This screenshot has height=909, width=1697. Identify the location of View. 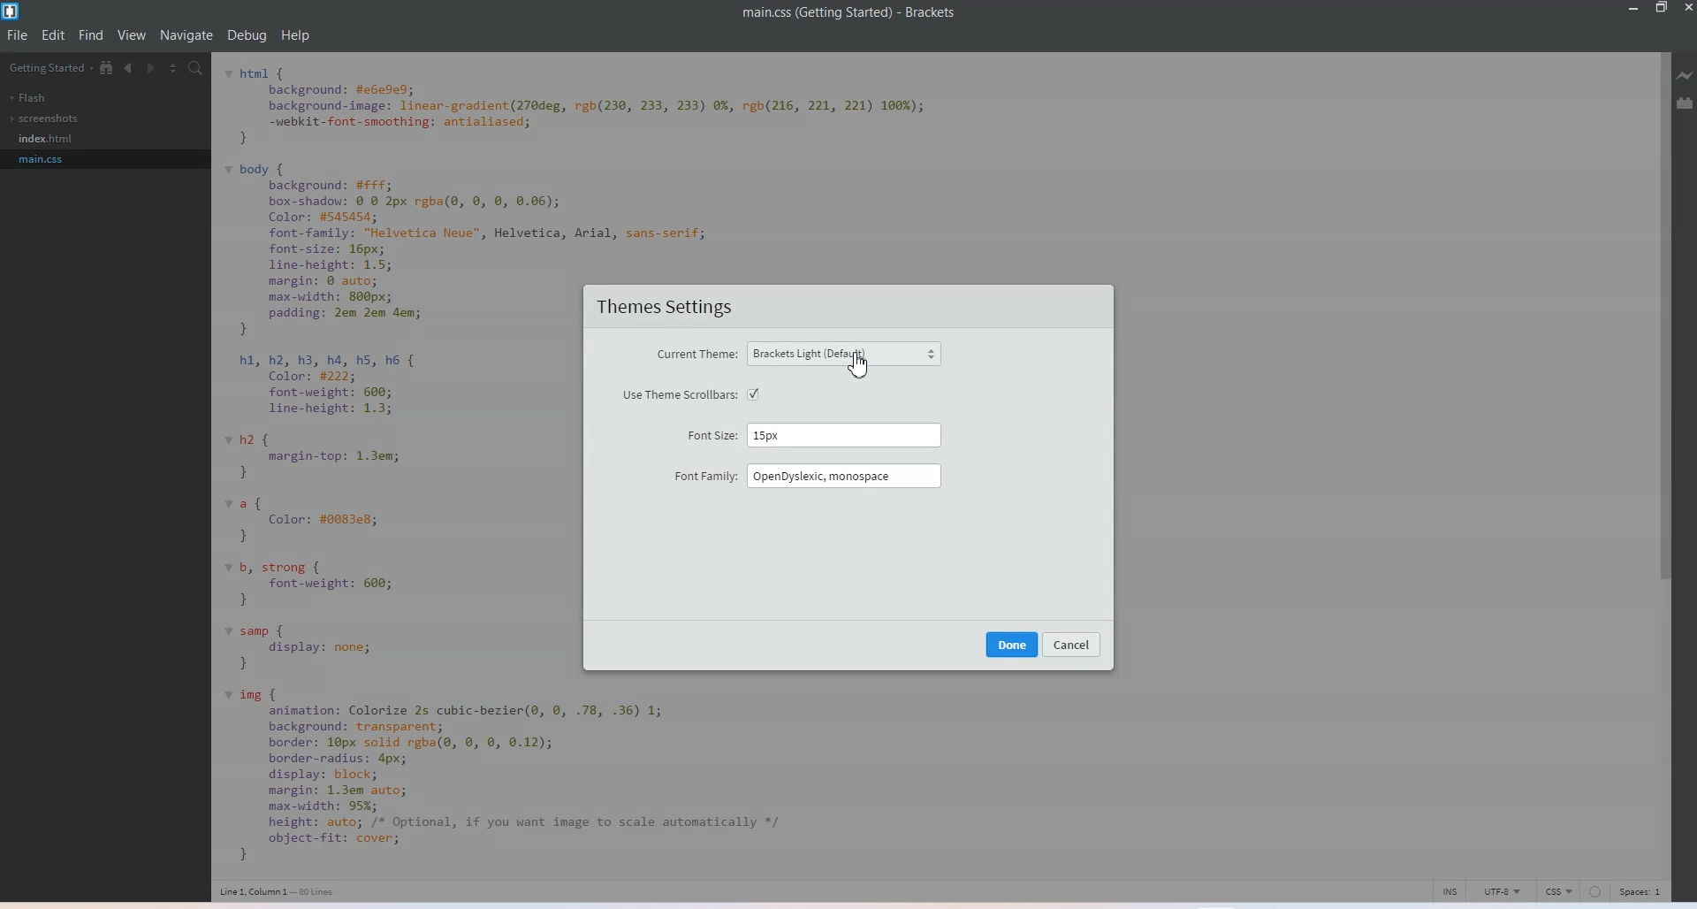
(131, 35).